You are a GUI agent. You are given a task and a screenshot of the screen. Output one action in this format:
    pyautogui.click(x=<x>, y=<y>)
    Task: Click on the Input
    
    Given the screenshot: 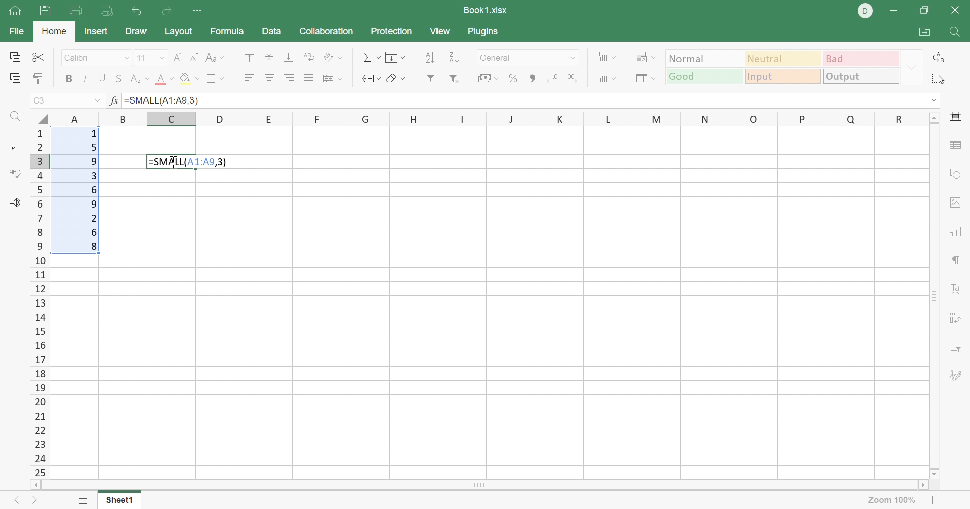 What is the action you would take?
    pyautogui.click(x=784, y=76)
    